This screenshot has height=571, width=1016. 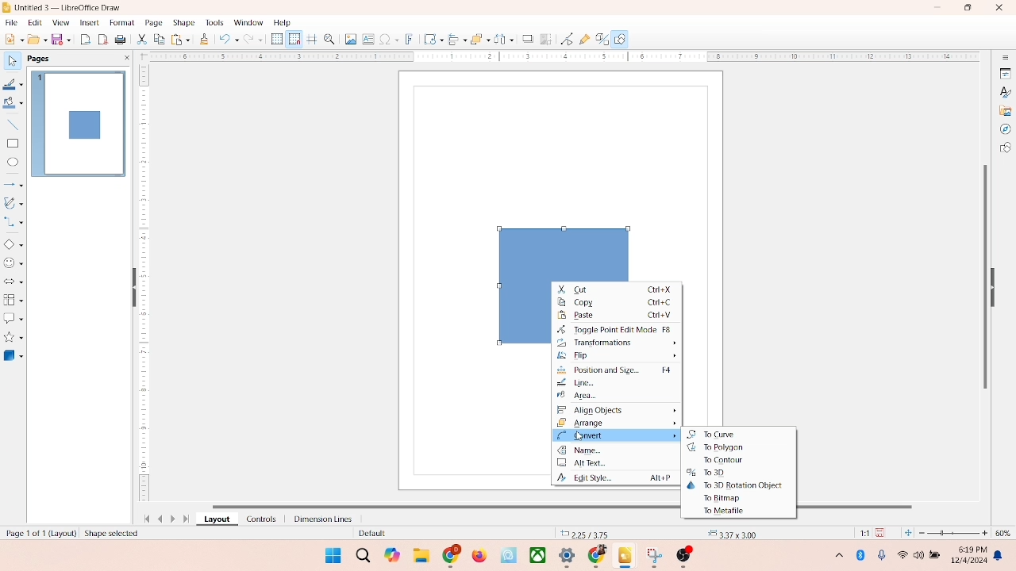 I want to click on to bitmap, so click(x=724, y=498).